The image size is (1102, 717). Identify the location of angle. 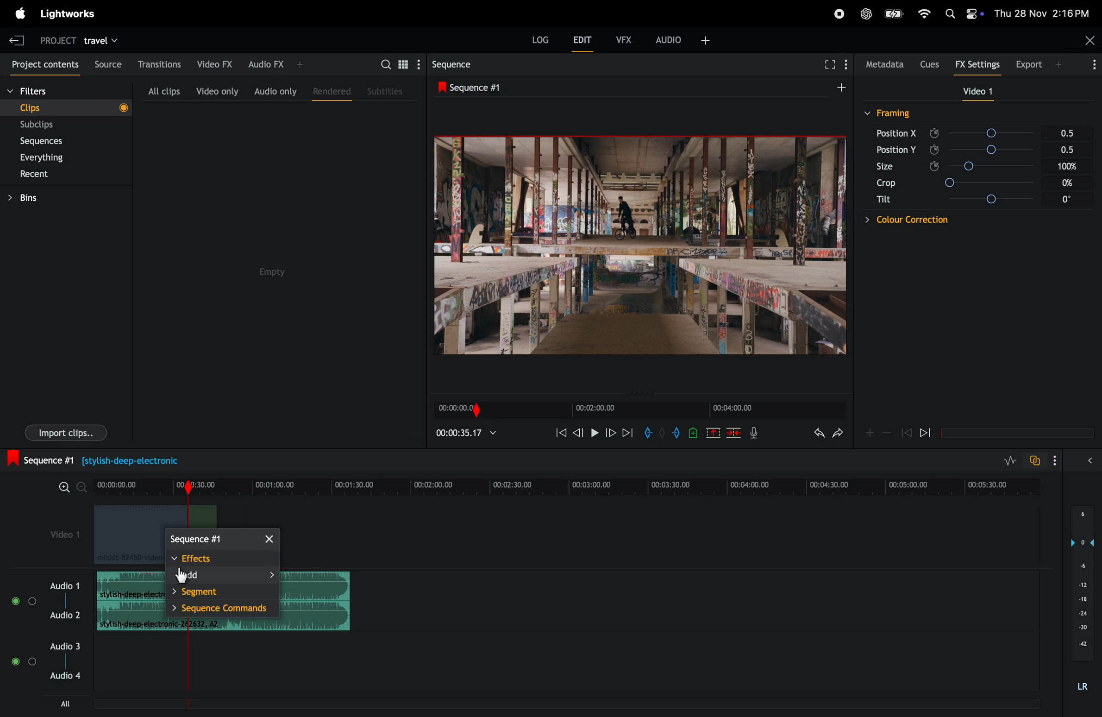
(1009, 182).